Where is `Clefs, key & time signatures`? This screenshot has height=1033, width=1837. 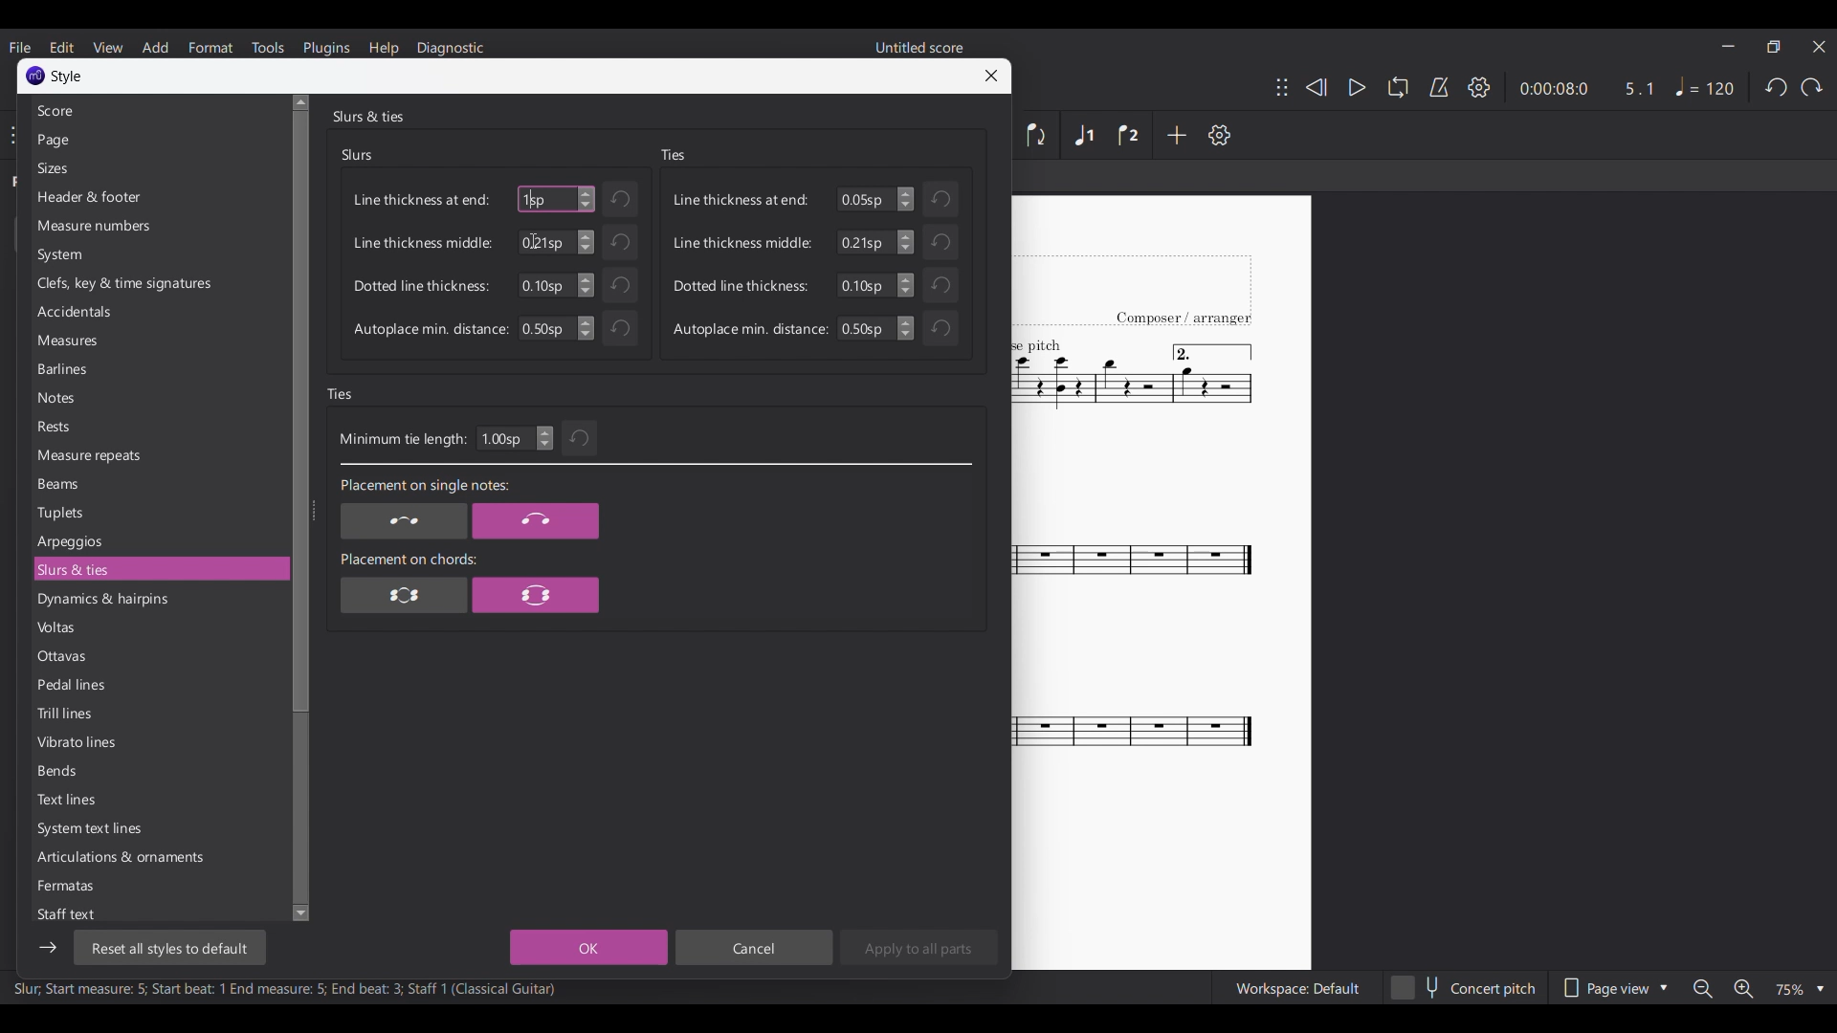 Clefs, key & time signatures is located at coordinates (158, 284).